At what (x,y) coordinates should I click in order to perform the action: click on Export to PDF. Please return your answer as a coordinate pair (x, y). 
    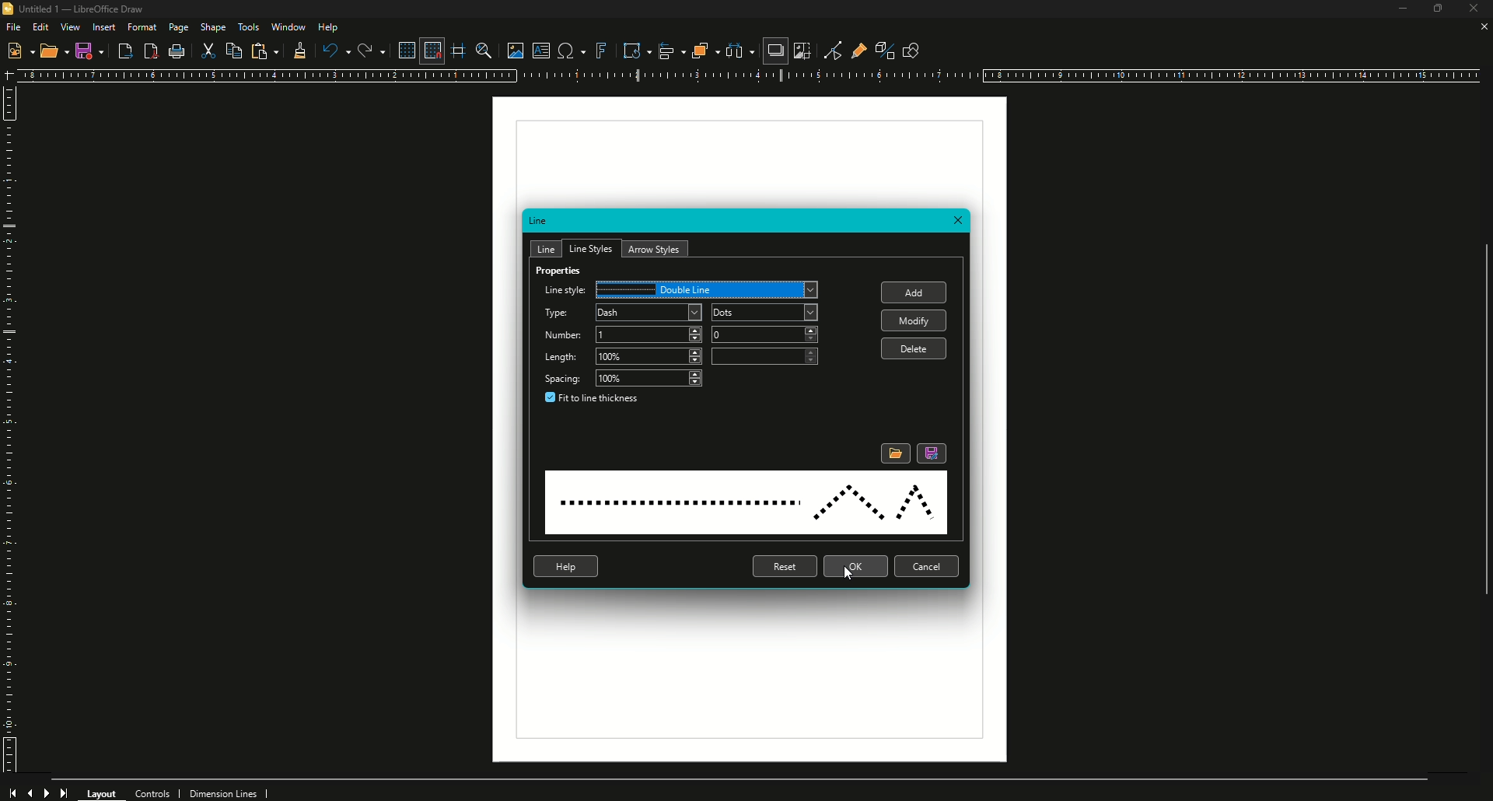
    Looking at the image, I should click on (149, 51).